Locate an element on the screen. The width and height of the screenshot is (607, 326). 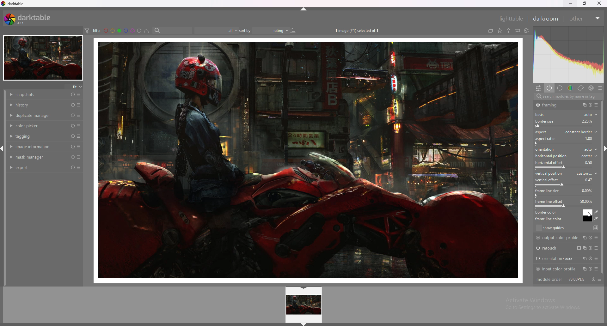
see global preferences is located at coordinates (526, 30).